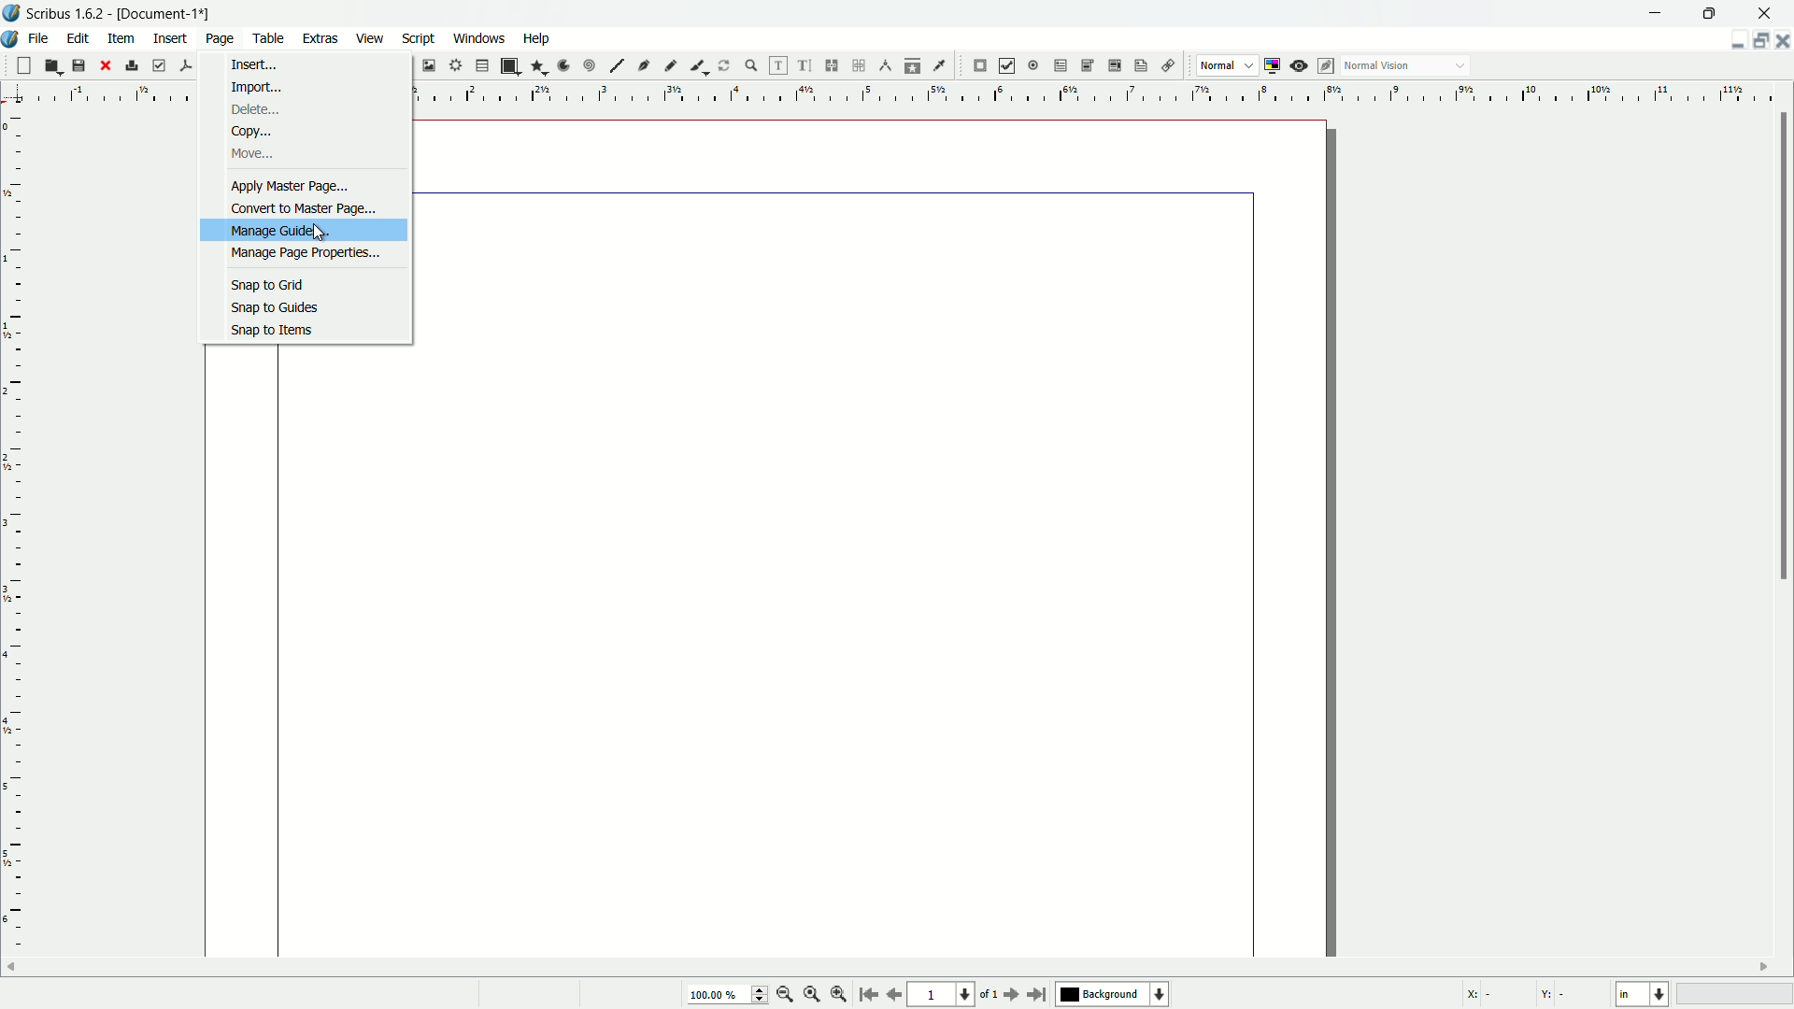  I want to click on go to start page, so click(866, 996).